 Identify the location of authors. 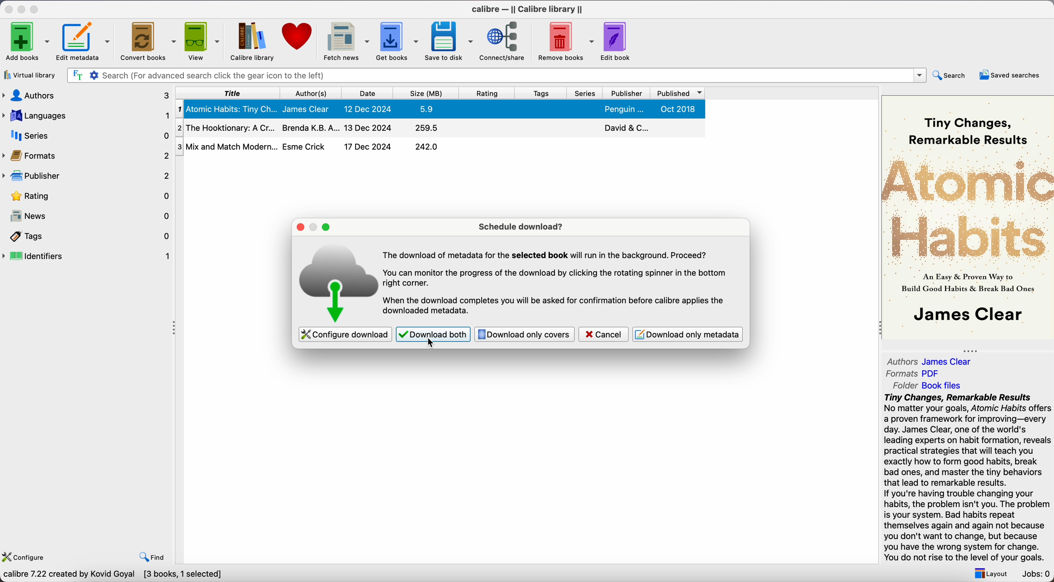
(313, 93).